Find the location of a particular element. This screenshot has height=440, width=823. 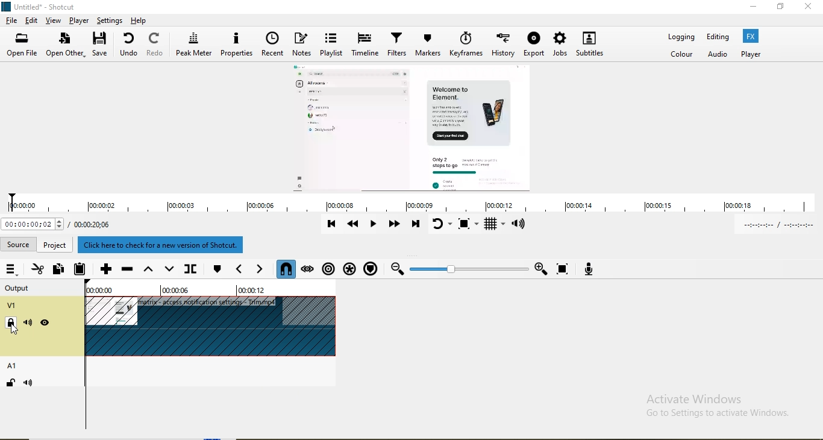

History is located at coordinates (505, 46).